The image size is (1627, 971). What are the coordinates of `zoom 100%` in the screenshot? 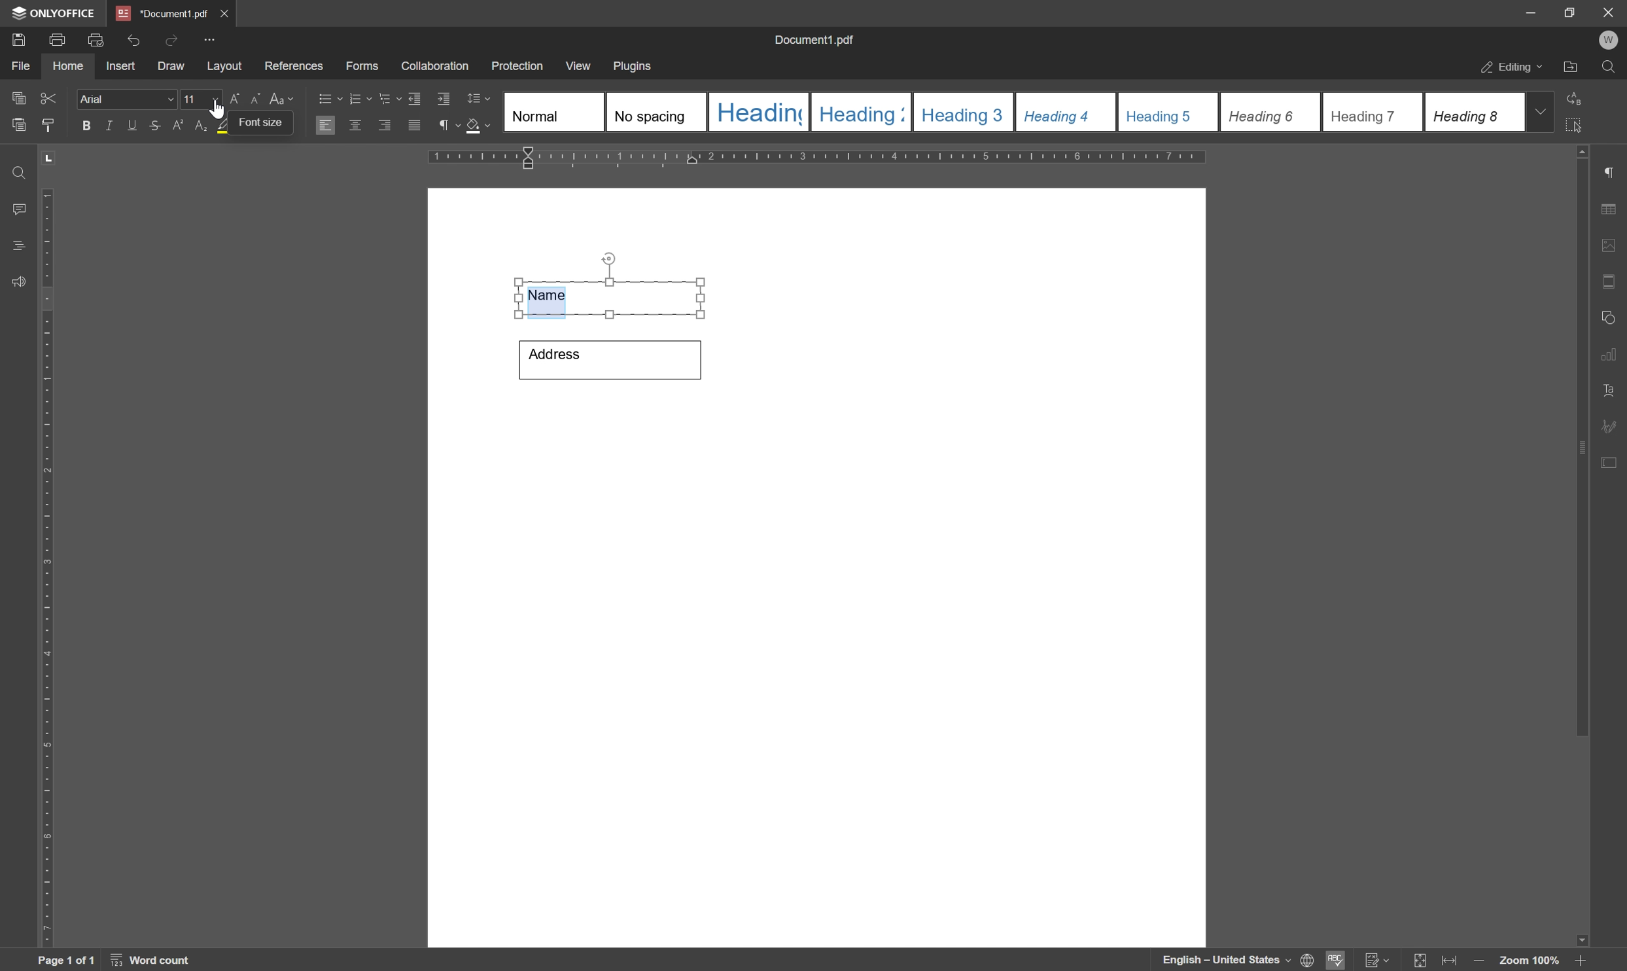 It's located at (1528, 961).